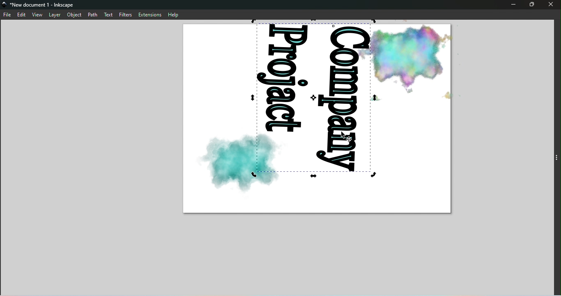 Image resolution: width=561 pixels, height=296 pixels. Describe the element at coordinates (531, 5) in the screenshot. I see `Maximize` at that location.